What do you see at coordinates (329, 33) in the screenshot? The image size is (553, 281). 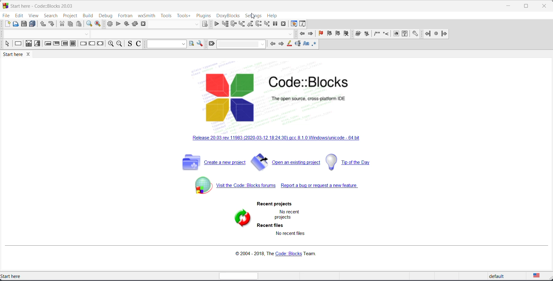 I see `prev bookmark` at bounding box center [329, 33].